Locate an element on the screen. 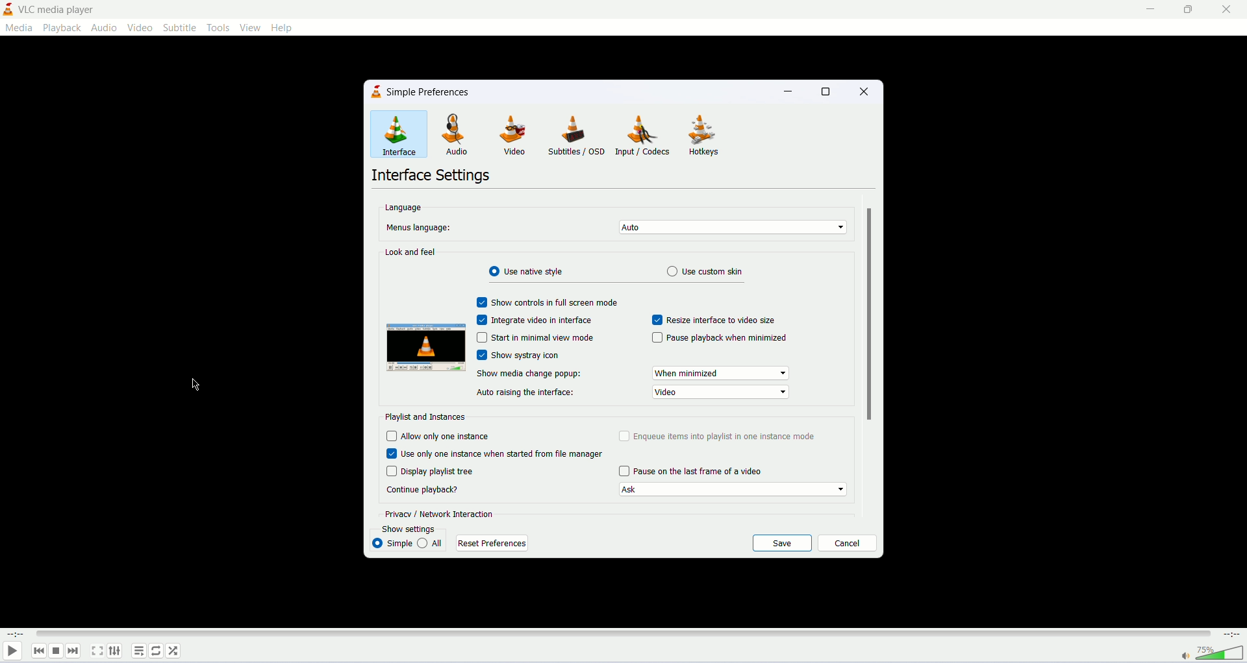  preview is located at coordinates (427, 348).